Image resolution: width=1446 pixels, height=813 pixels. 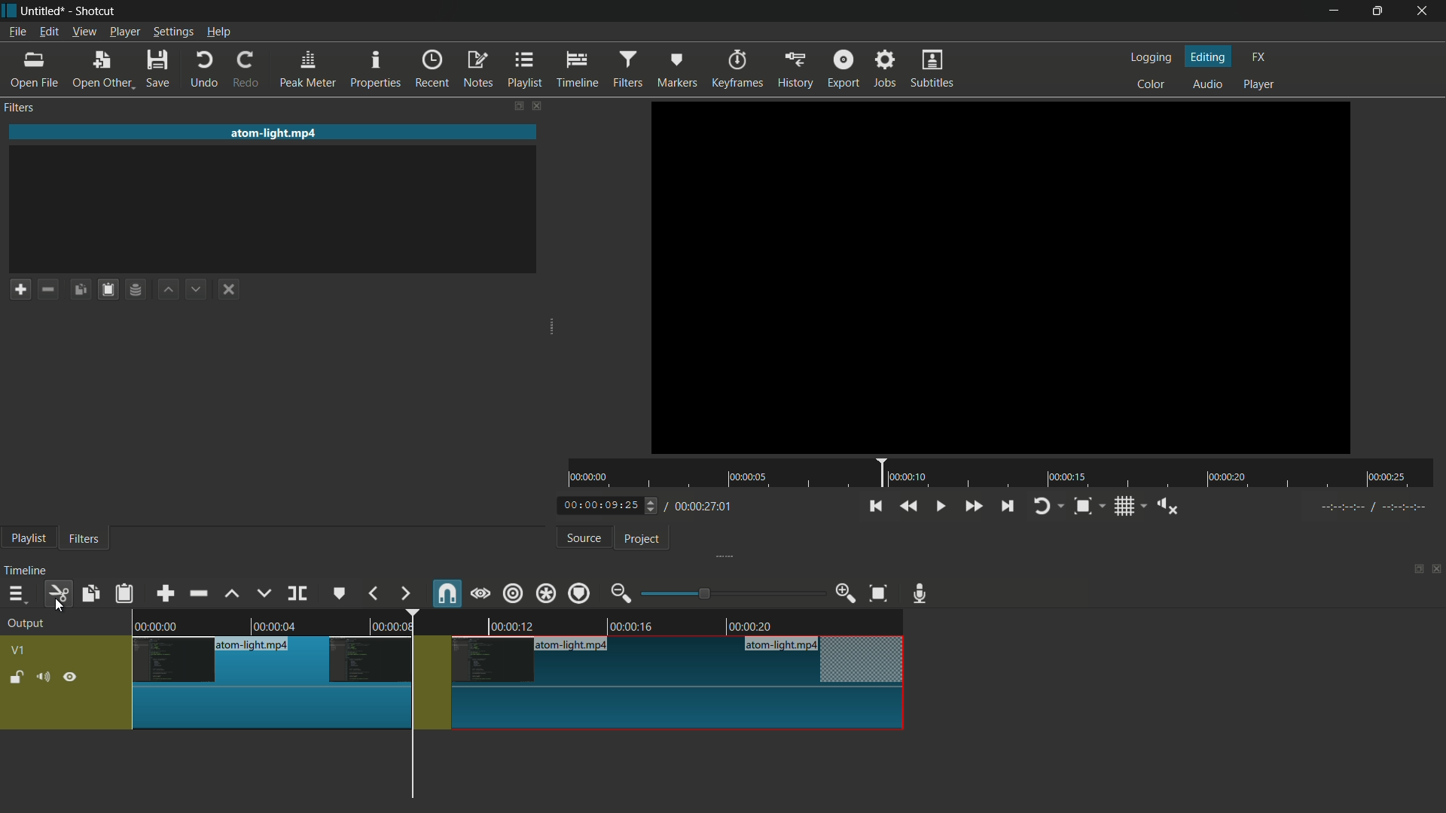 What do you see at coordinates (435, 69) in the screenshot?
I see `recent` at bounding box center [435, 69].